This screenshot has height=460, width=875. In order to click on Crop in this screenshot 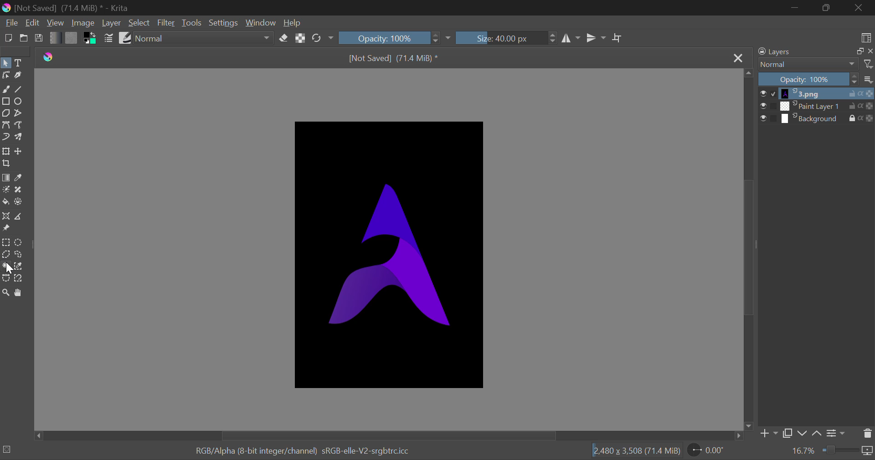, I will do `click(619, 39)`.